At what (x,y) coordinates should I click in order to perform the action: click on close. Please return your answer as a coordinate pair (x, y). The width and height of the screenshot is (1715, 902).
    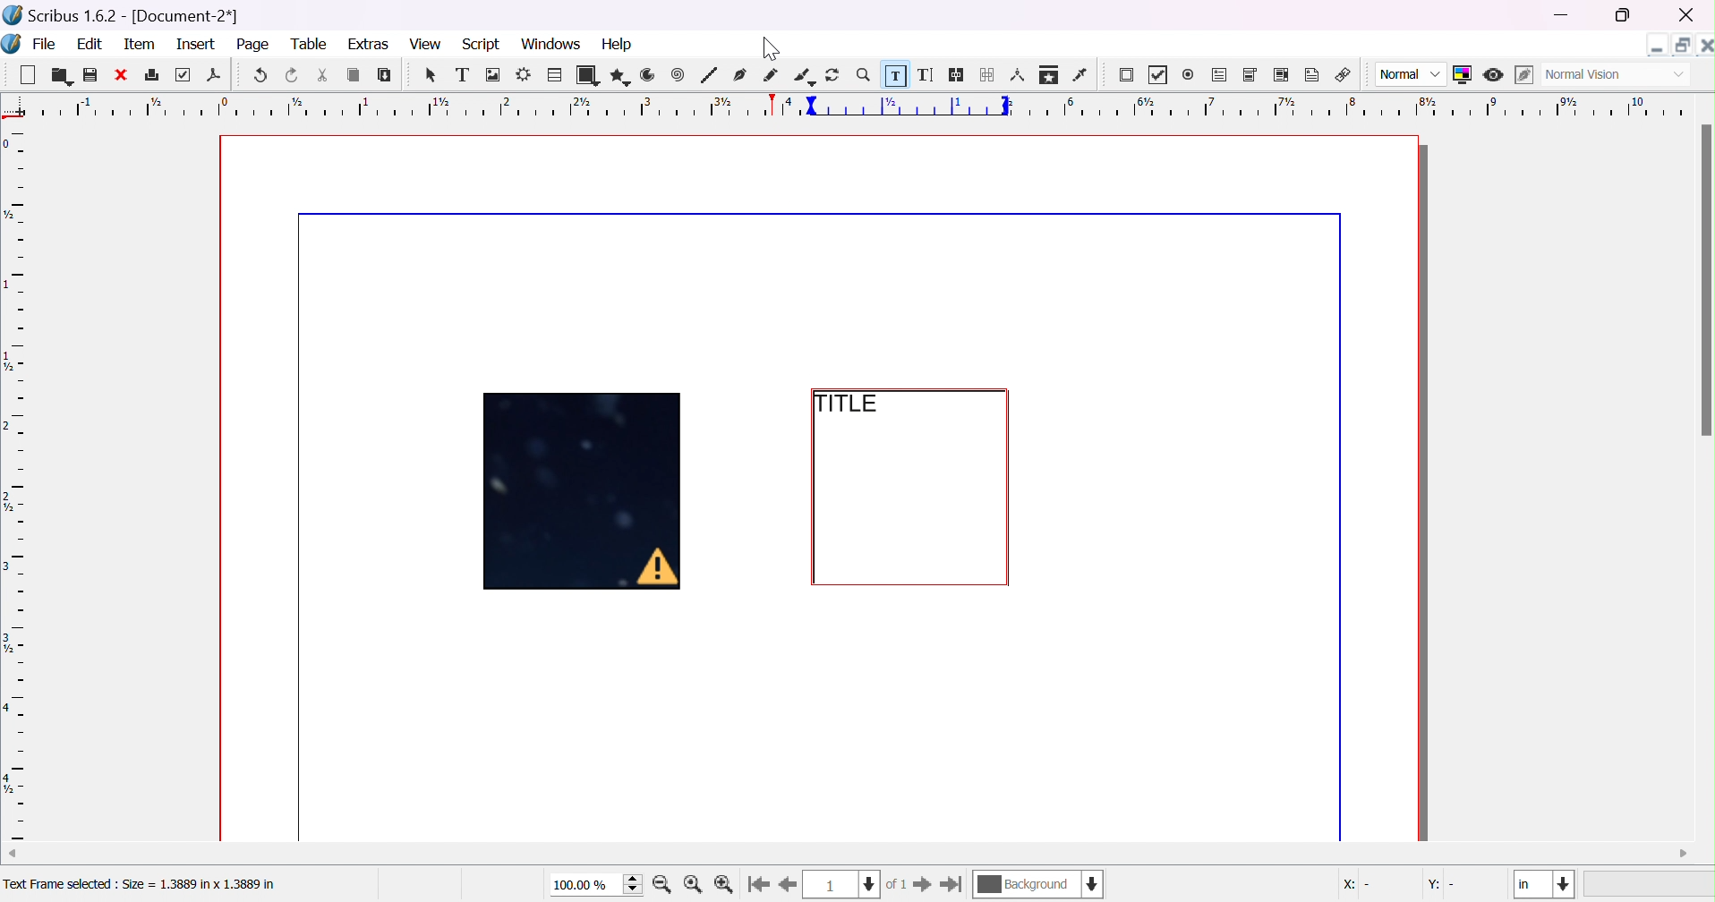
    Looking at the image, I should click on (1704, 43).